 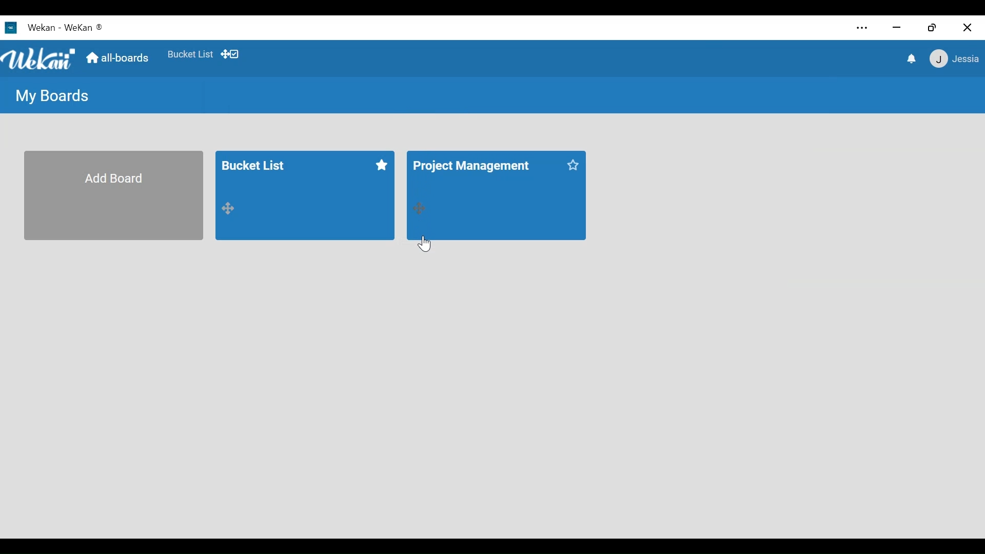 What do you see at coordinates (307, 196) in the screenshot?
I see `board 1` at bounding box center [307, 196].